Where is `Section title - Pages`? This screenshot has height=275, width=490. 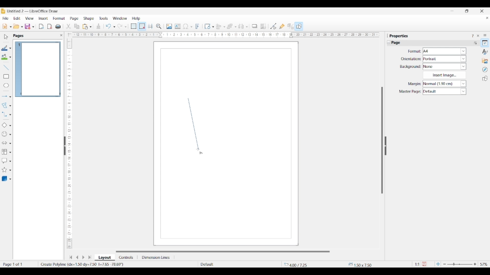
Section title - Pages is located at coordinates (19, 36).